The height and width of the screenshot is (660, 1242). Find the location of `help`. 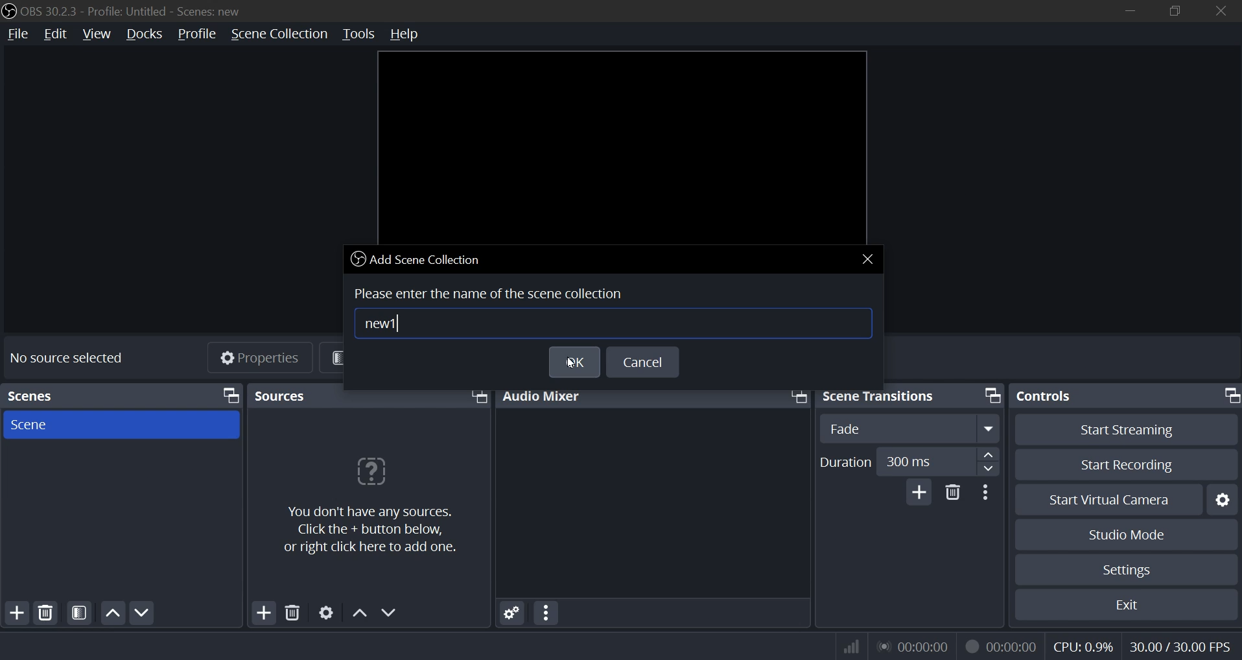

help is located at coordinates (410, 34).